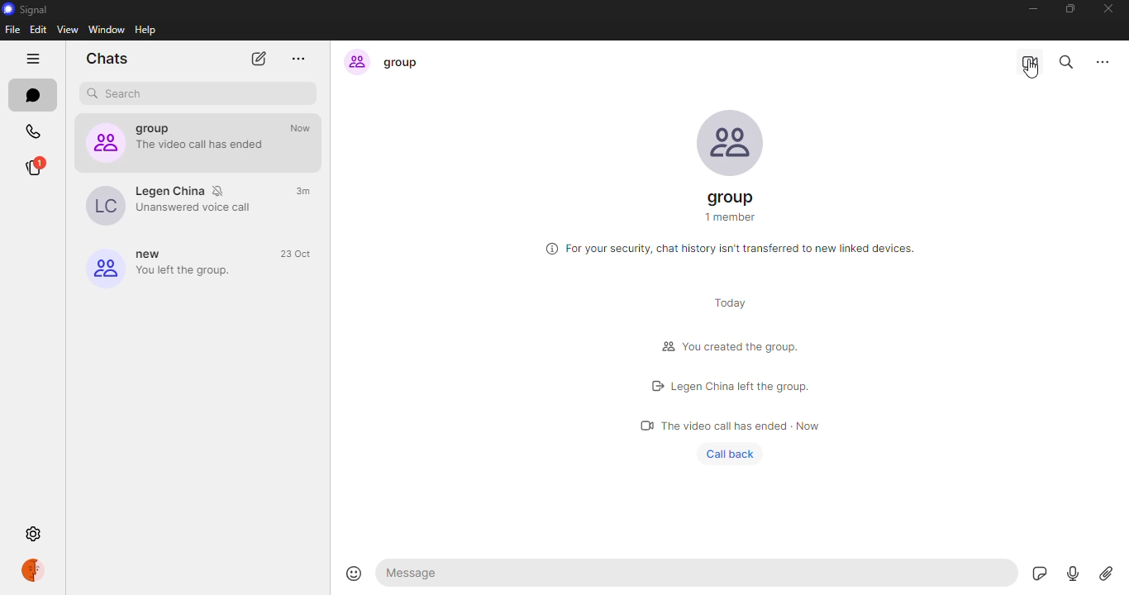 Image resolution: width=1129 pixels, height=595 pixels. I want to click on view, so click(69, 30).